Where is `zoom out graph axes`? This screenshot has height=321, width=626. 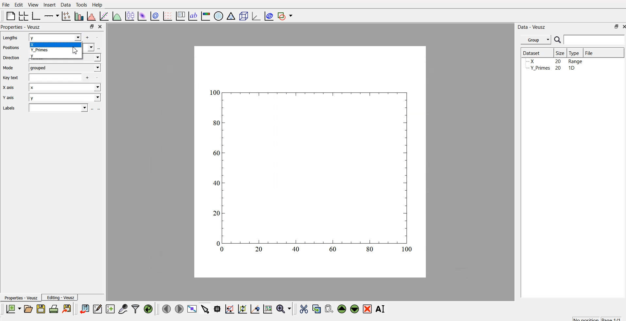 zoom out graph axes is located at coordinates (254, 309).